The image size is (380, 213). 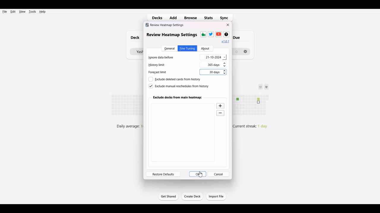 What do you see at coordinates (193, 196) in the screenshot?
I see `Create Deck` at bounding box center [193, 196].